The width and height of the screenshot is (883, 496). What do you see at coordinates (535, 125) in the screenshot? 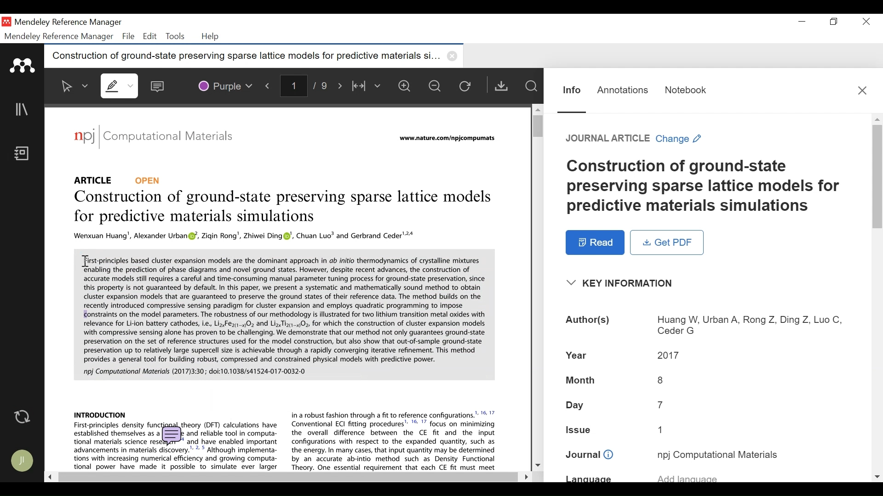
I see `Vertical Scroll bar` at bounding box center [535, 125].